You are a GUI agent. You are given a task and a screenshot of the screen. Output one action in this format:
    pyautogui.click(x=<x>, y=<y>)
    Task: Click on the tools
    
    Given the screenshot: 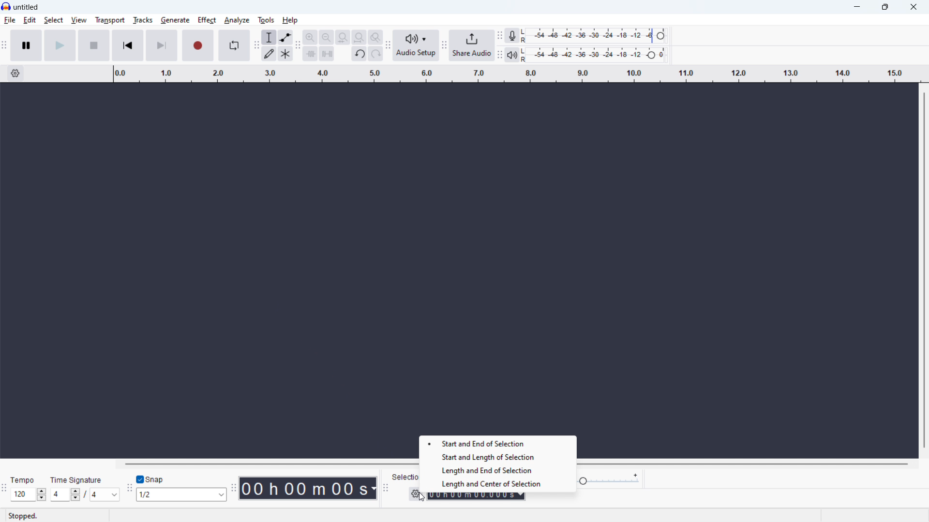 What is the action you would take?
    pyautogui.click(x=266, y=20)
    